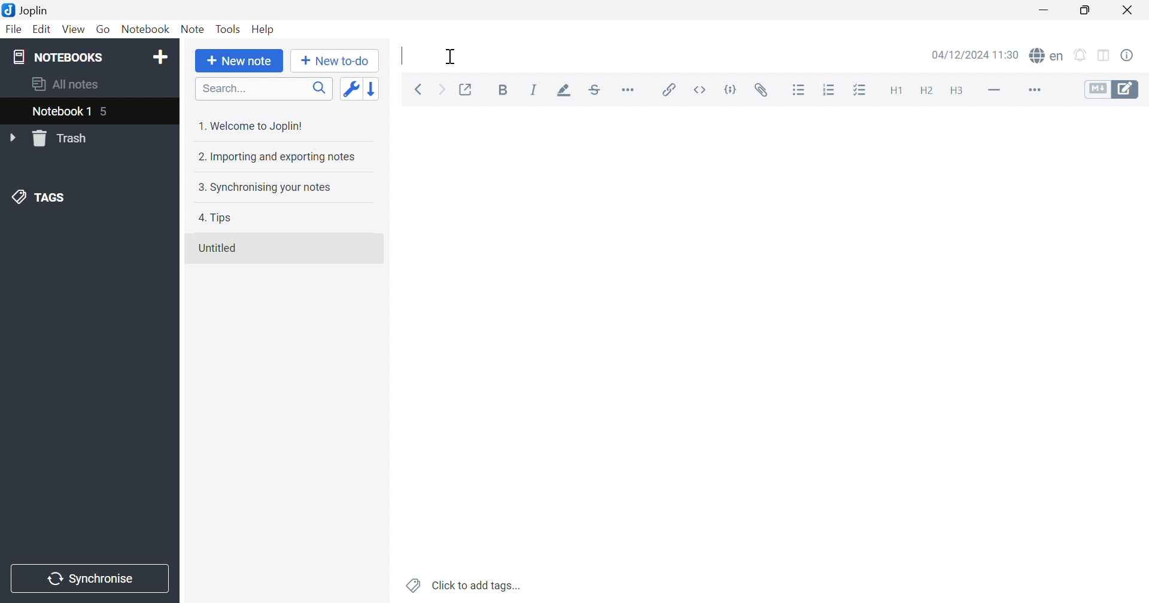 The image size is (1149, 603). I want to click on Go, so click(105, 30).